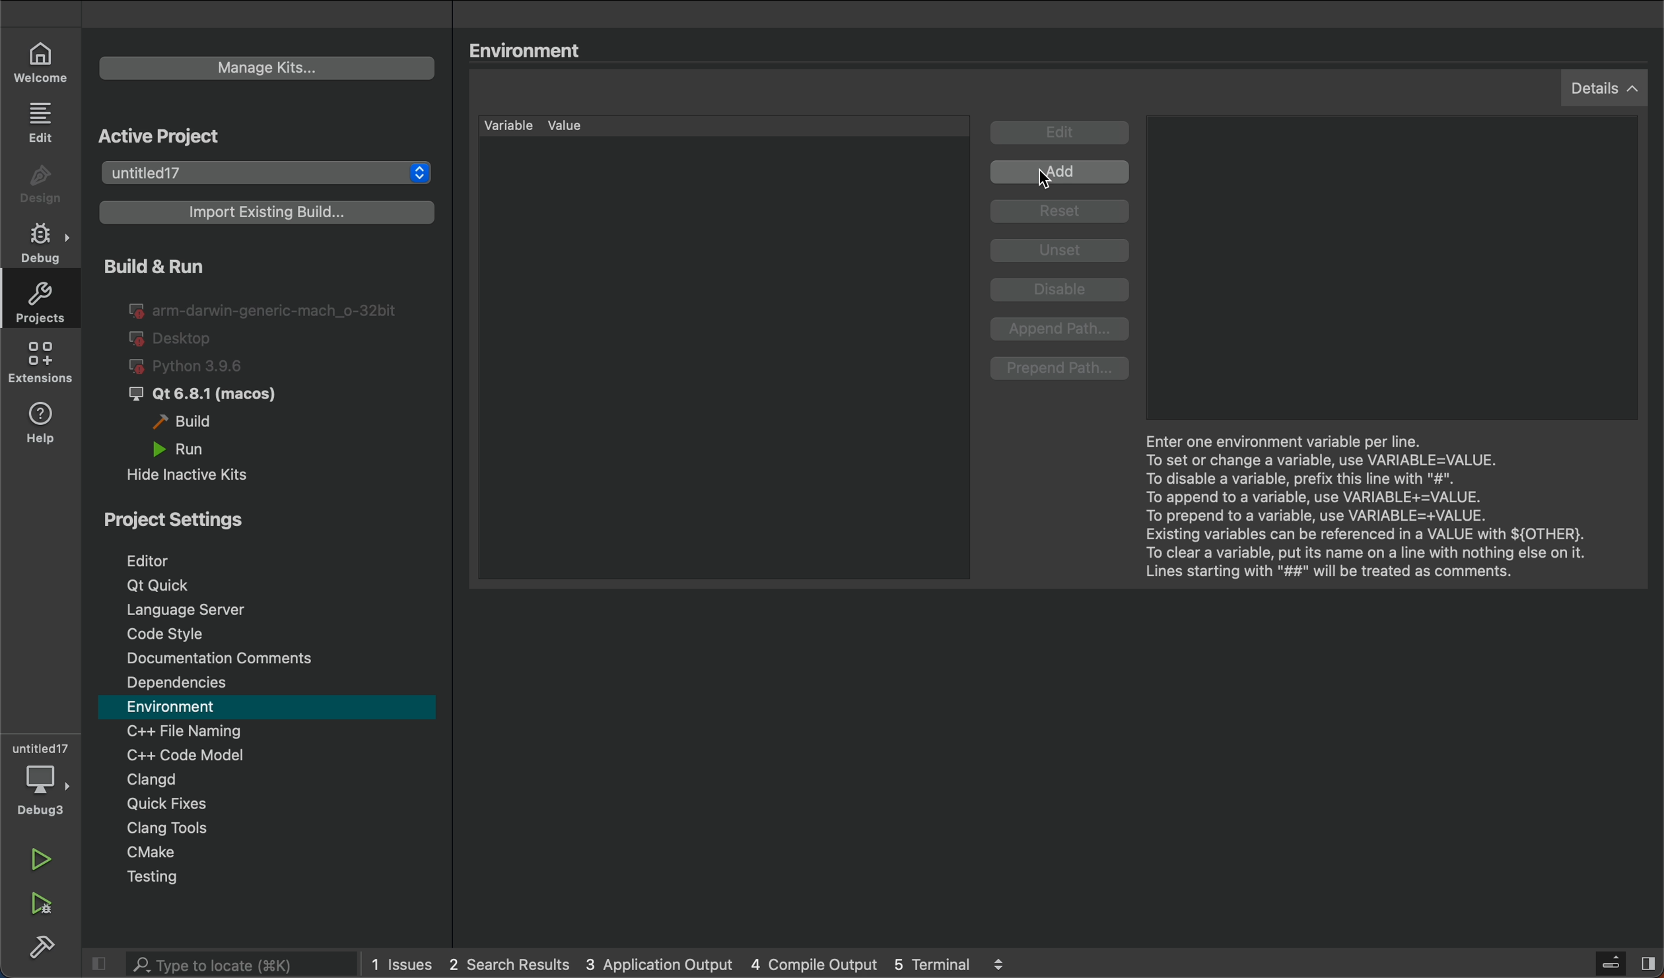 This screenshot has width=1664, height=978. Describe the element at coordinates (42, 426) in the screenshot. I see `help` at that location.